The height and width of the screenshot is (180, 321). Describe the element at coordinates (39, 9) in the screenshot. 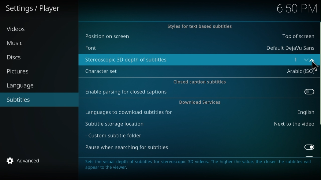

I see `Settings/player` at that location.